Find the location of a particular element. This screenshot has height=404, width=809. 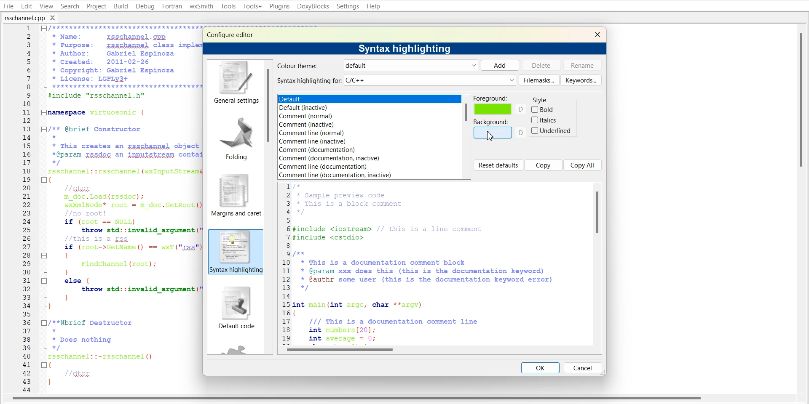

Plugins is located at coordinates (279, 6).